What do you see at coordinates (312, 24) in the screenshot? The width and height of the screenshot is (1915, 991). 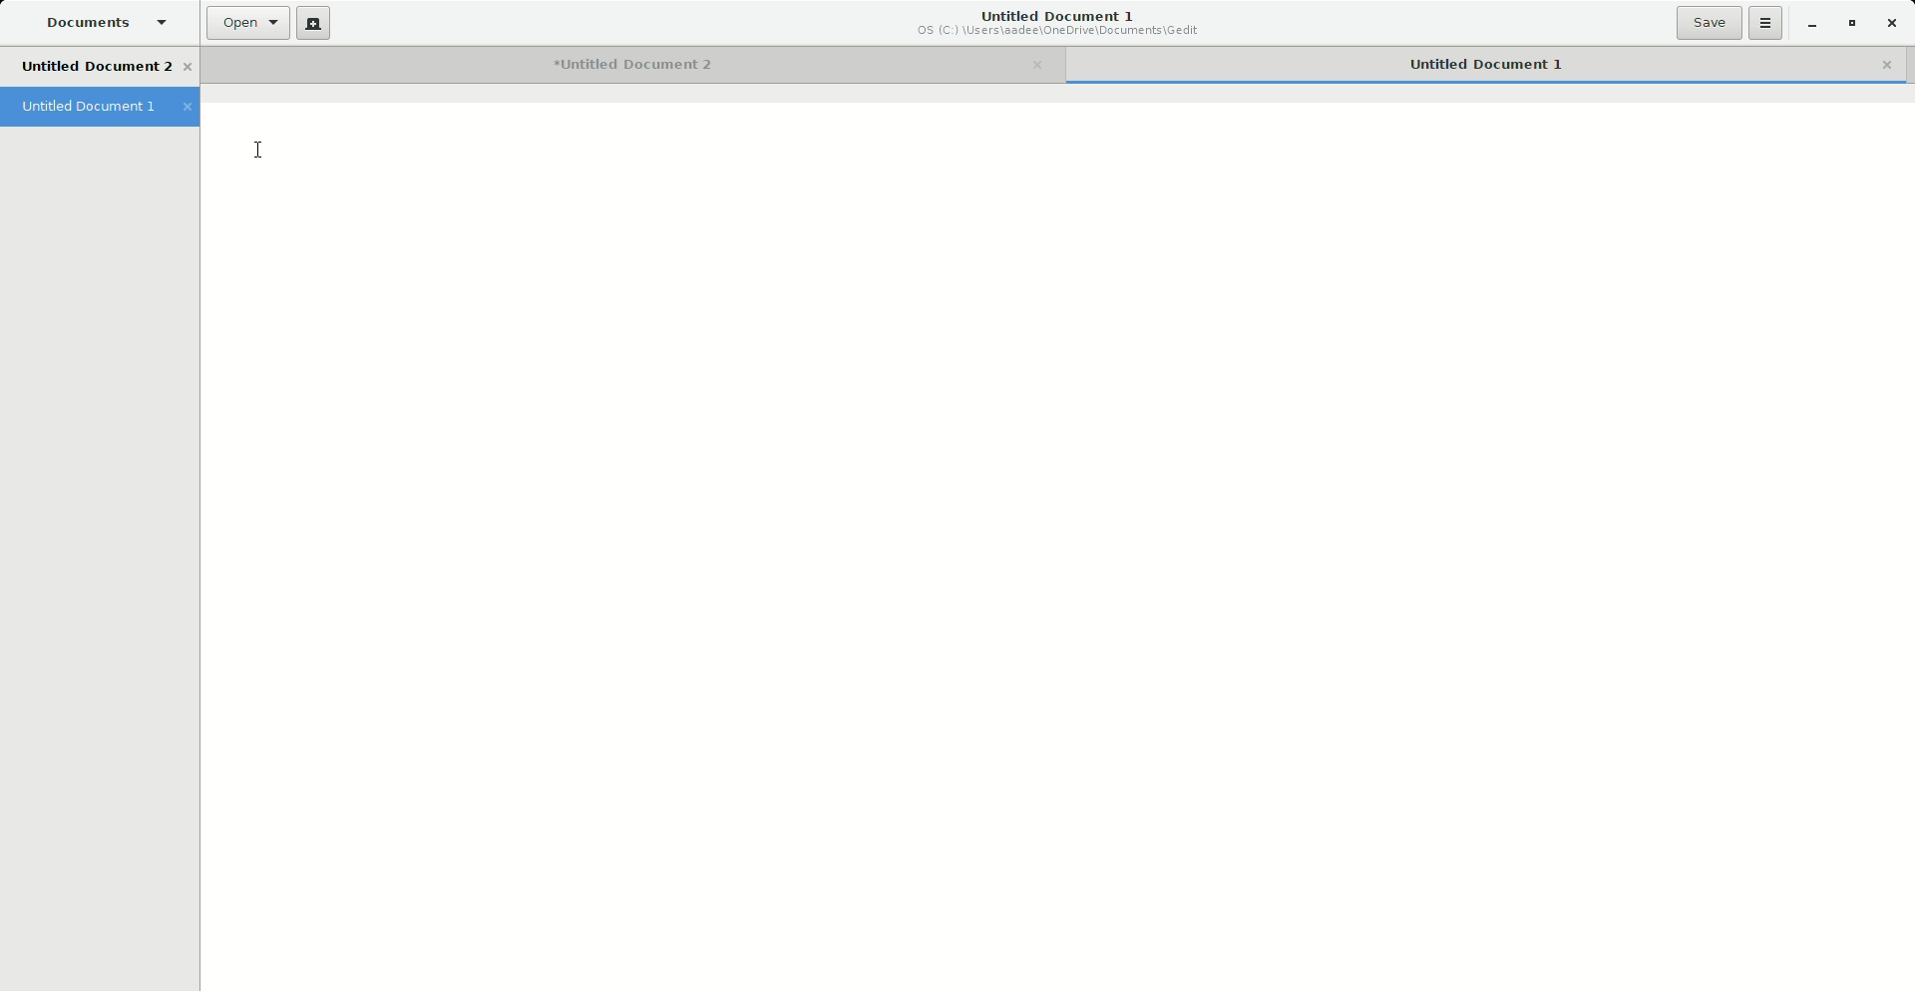 I see `New` at bounding box center [312, 24].